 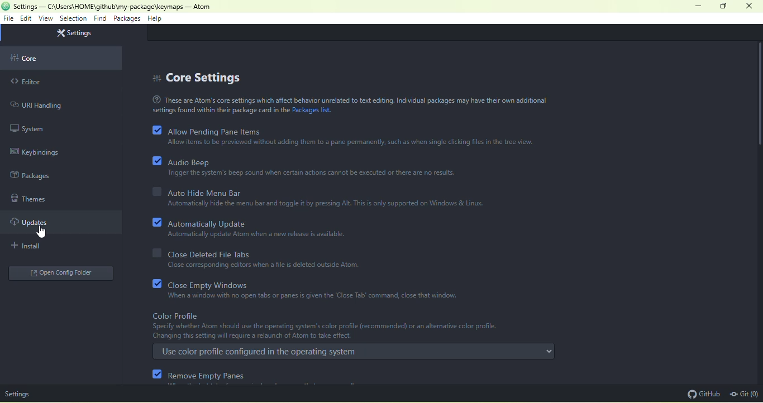 What do you see at coordinates (698, 6) in the screenshot?
I see `minimize` at bounding box center [698, 6].